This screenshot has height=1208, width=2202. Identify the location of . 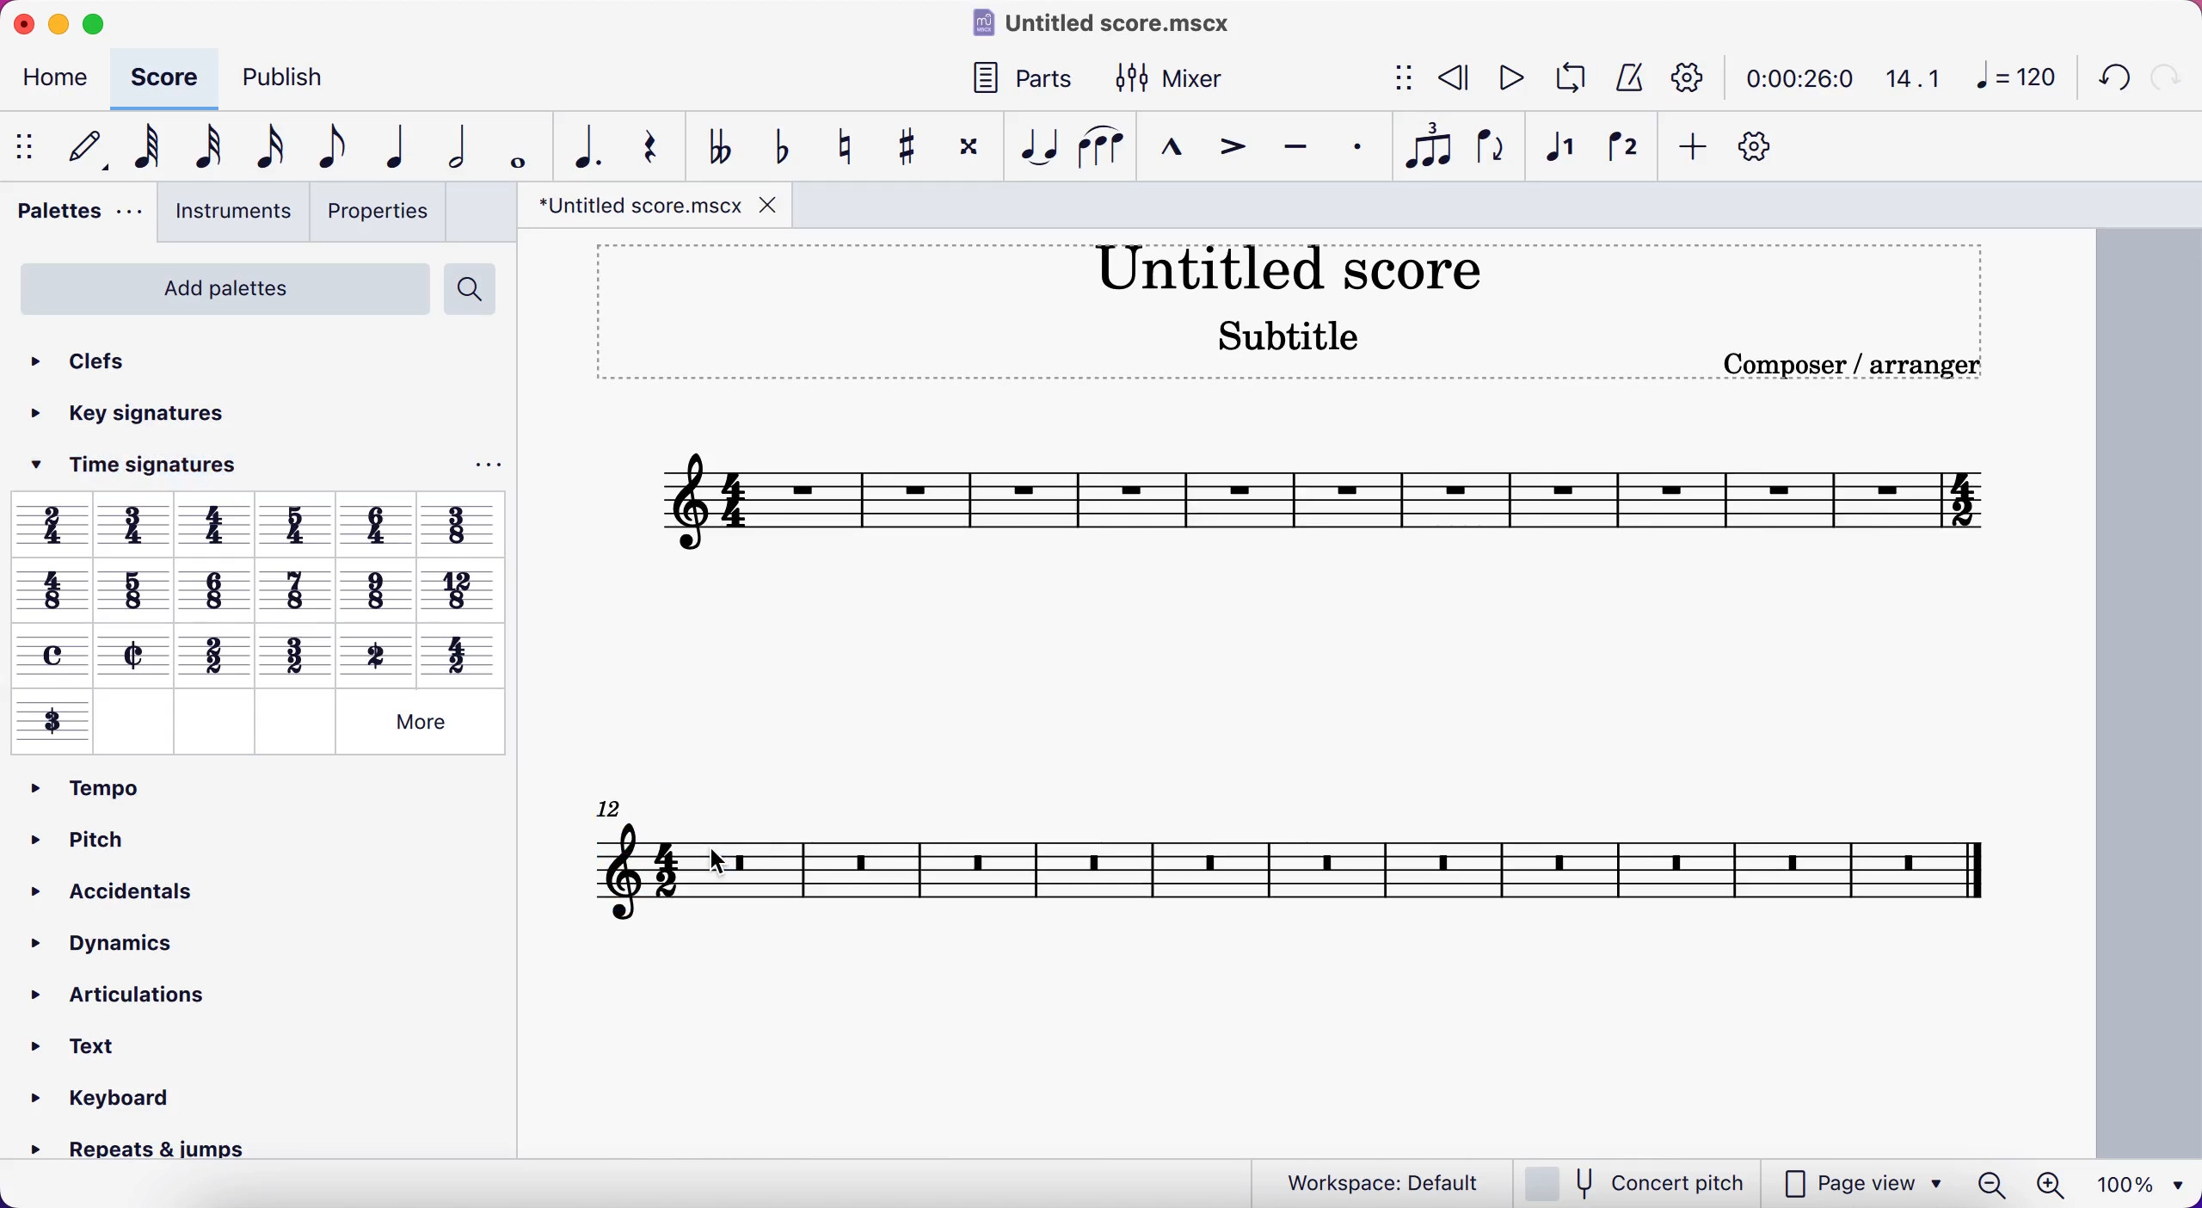
(375, 584).